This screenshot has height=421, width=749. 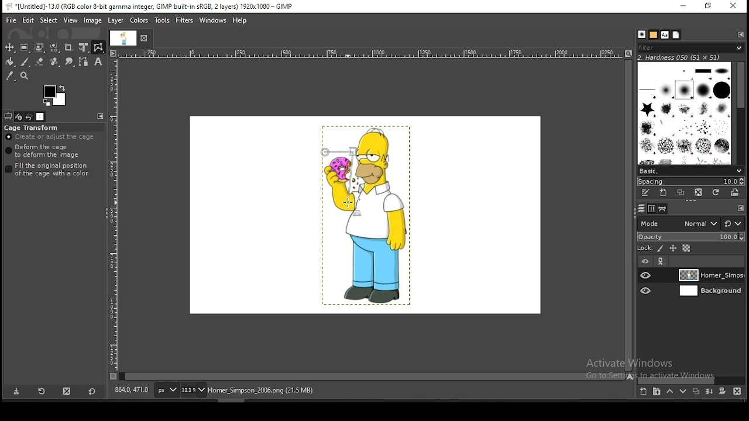 What do you see at coordinates (24, 75) in the screenshot?
I see `zoom tool` at bounding box center [24, 75].